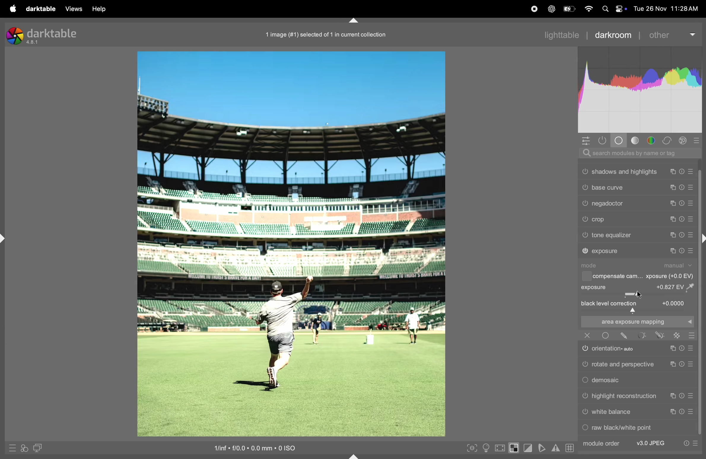 The height and width of the screenshot is (459, 706). Describe the element at coordinates (585, 365) in the screenshot. I see `Switch on or off` at that location.